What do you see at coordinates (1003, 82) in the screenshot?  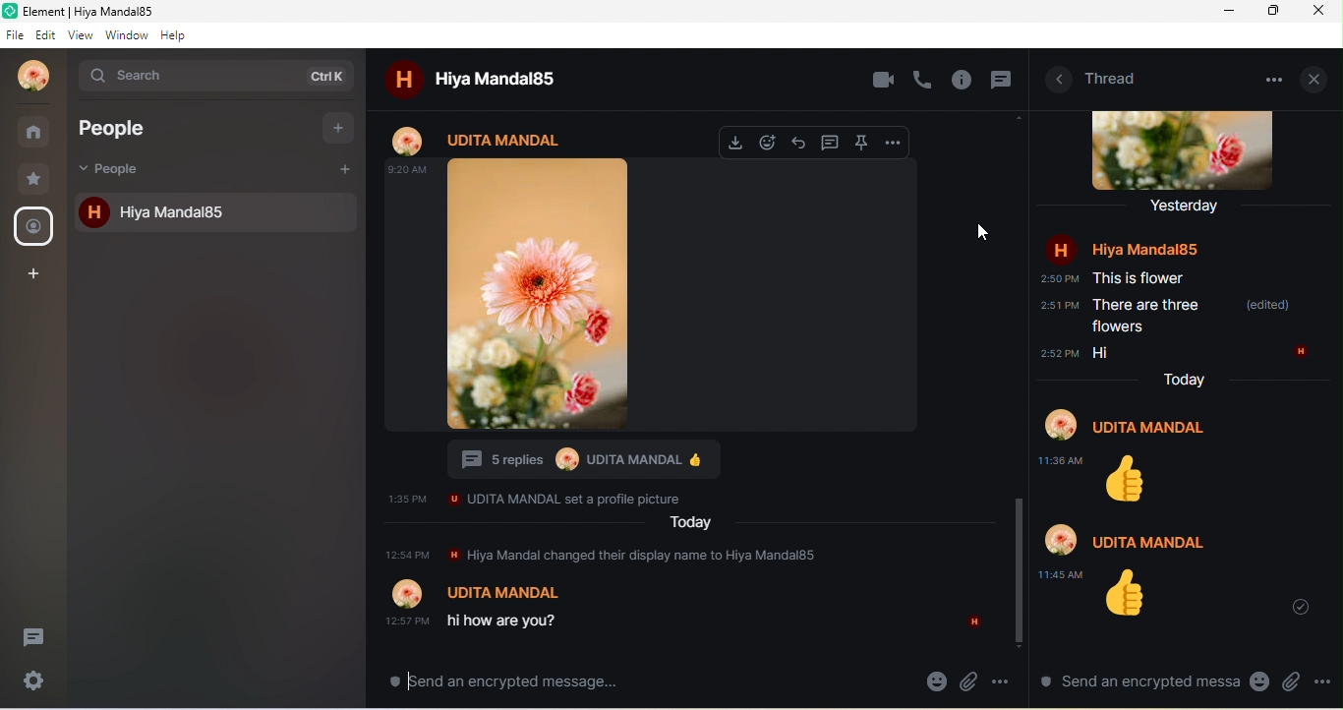 I see `thread` at bounding box center [1003, 82].